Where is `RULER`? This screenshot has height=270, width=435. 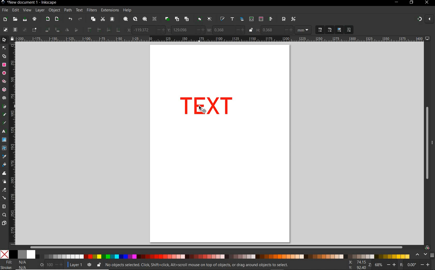
RULER is located at coordinates (13, 144).